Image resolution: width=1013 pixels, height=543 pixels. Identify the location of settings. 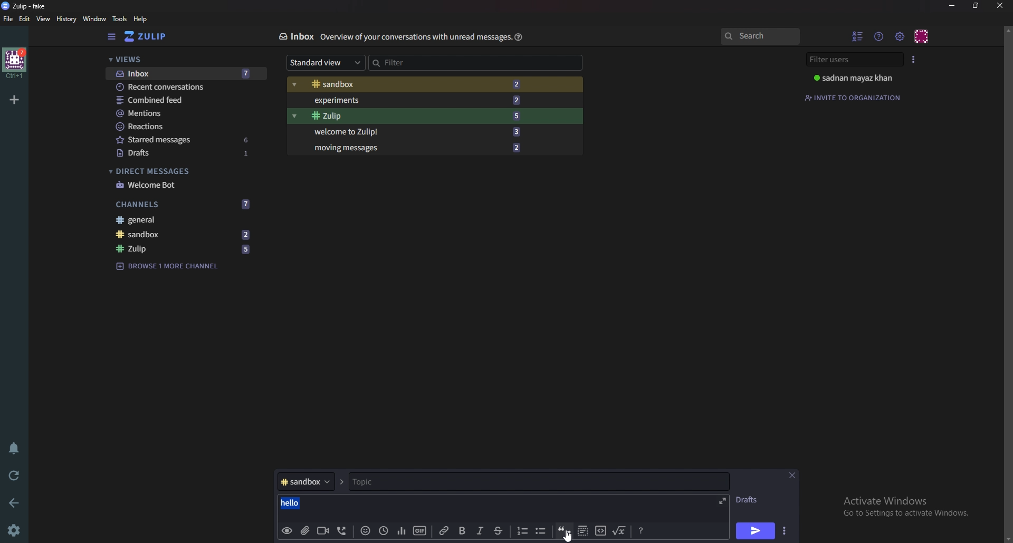
(16, 530).